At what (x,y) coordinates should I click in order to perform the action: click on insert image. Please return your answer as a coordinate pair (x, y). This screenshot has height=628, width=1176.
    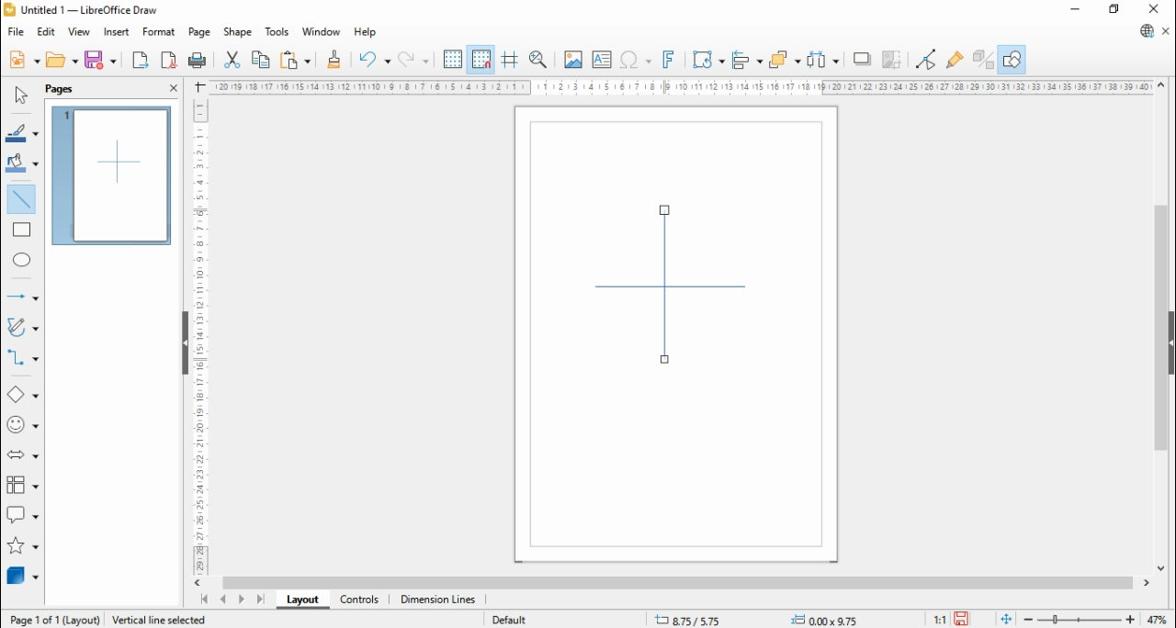
    Looking at the image, I should click on (572, 59).